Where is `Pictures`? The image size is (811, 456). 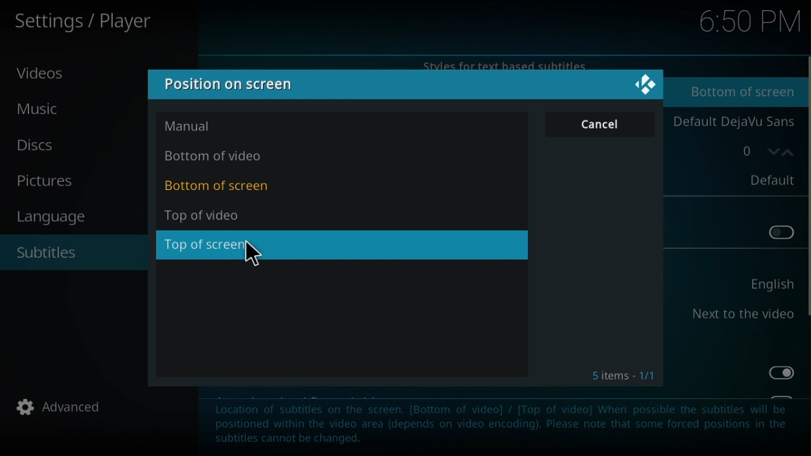 Pictures is located at coordinates (48, 180).